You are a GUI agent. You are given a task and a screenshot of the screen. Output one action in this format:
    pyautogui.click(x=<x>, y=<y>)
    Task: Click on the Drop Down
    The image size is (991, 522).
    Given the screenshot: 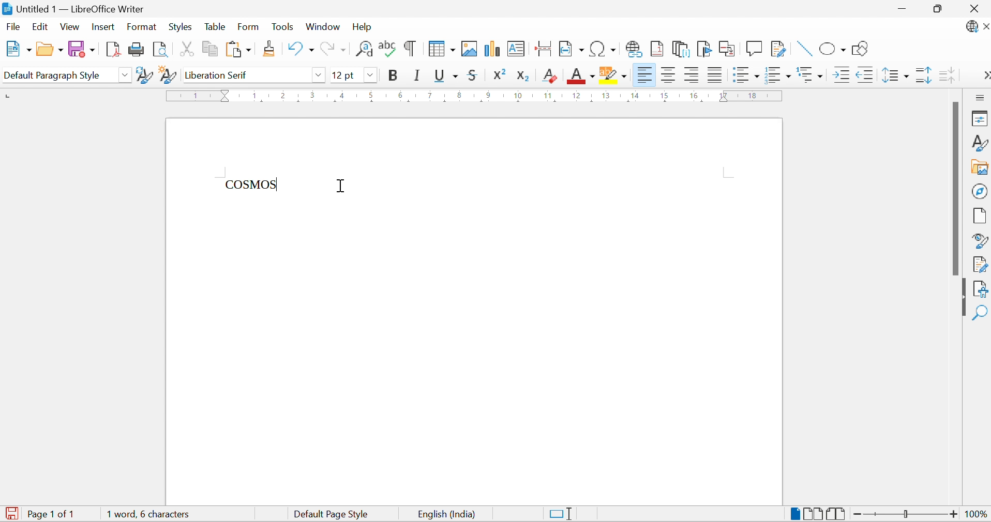 What is the action you would take?
    pyautogui.click(x=371, y=74)
    